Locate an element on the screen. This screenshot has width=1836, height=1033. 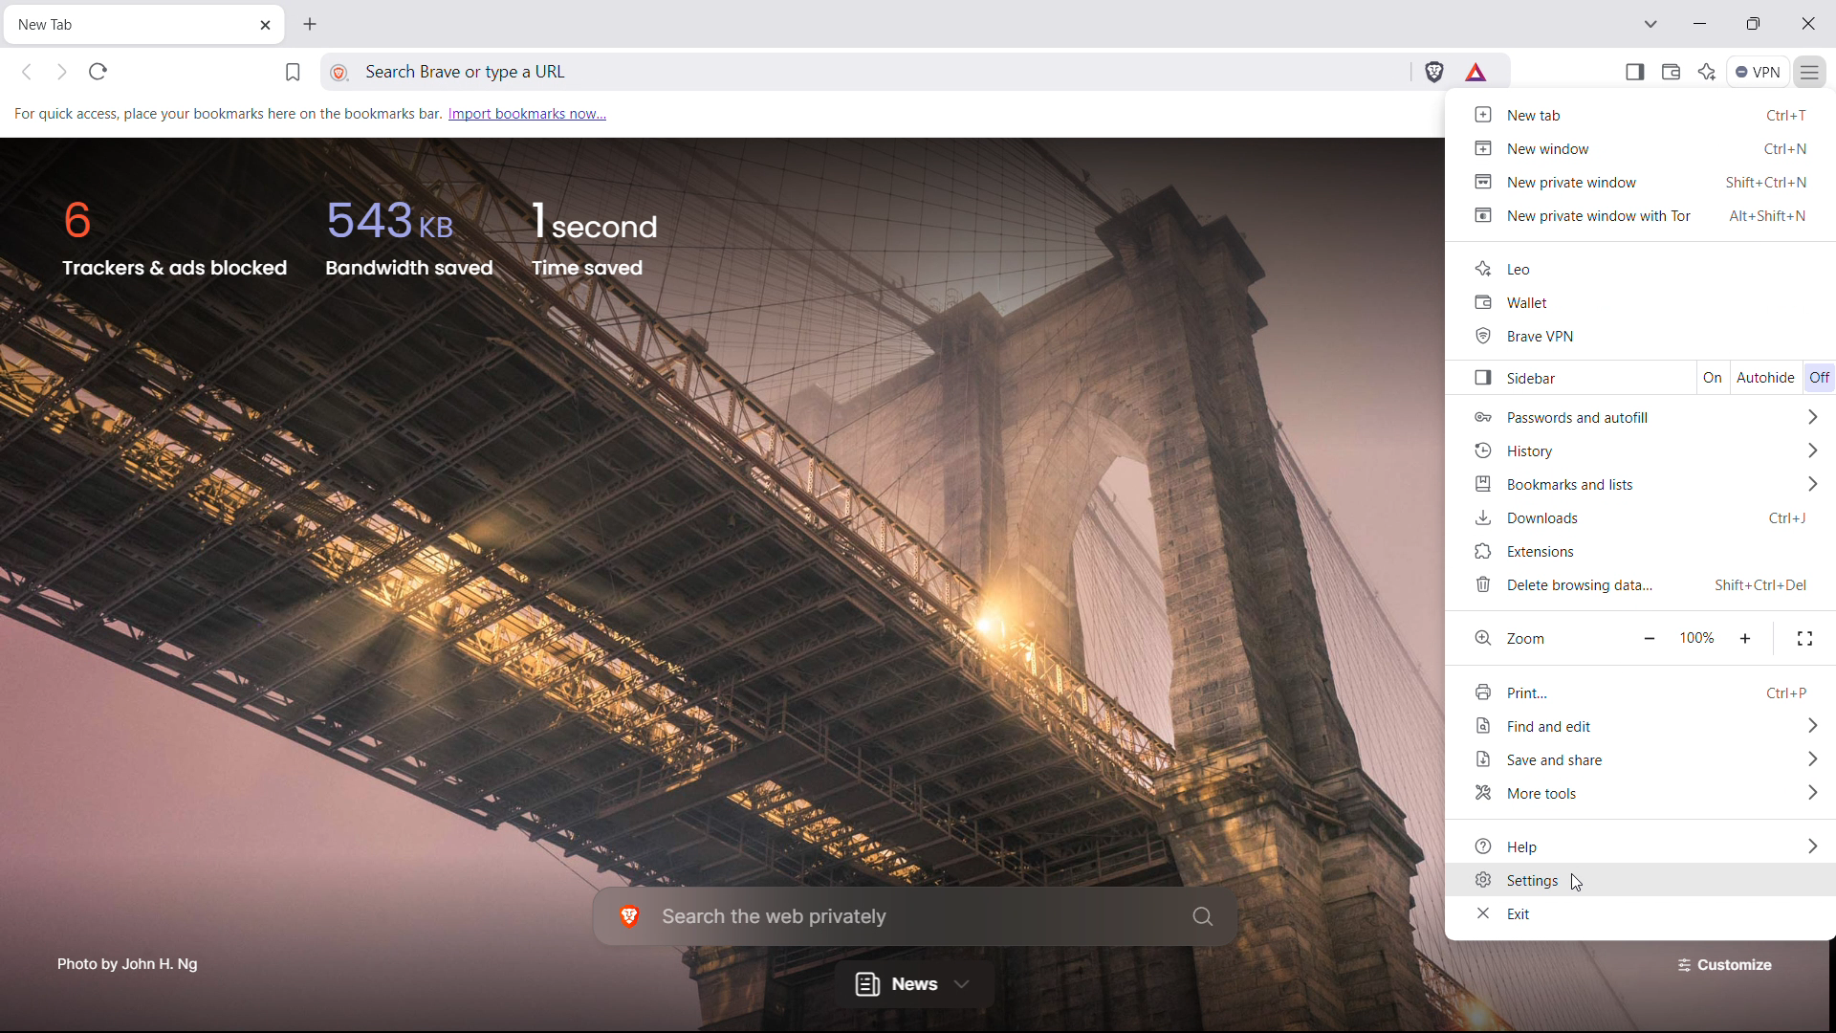
wallet is located at coordinates (1641, 298).